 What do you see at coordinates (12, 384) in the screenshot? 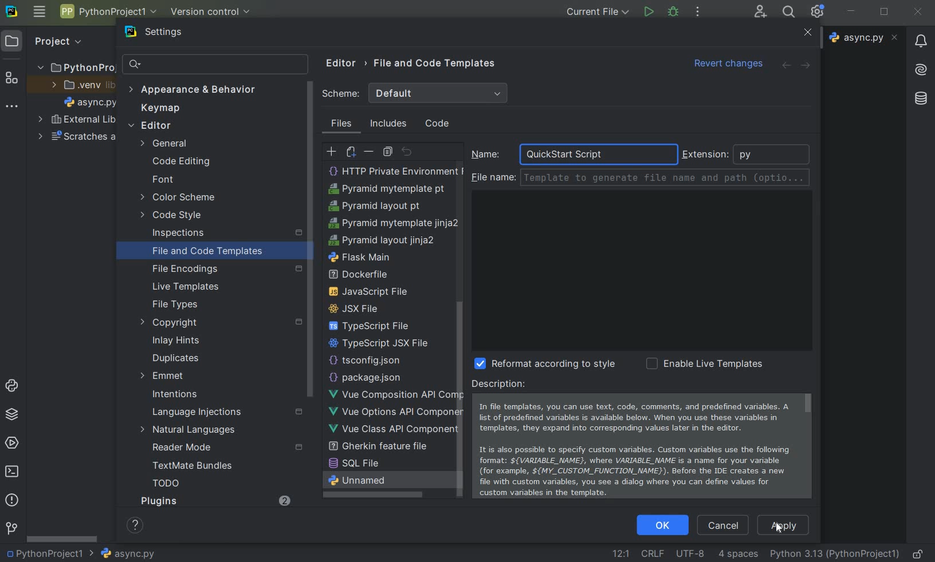
I see `python console` at bounding box center [12, 384].